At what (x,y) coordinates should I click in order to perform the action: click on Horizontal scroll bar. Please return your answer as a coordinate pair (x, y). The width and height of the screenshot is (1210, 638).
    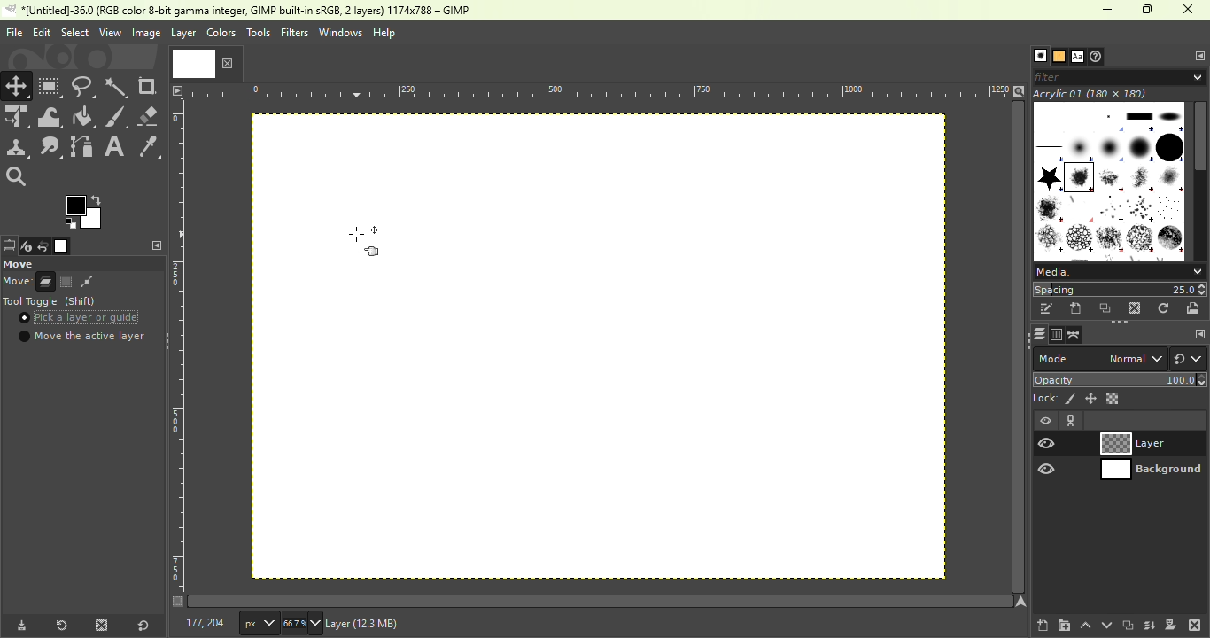
    Looking at the image, I should click on (1201, 181).